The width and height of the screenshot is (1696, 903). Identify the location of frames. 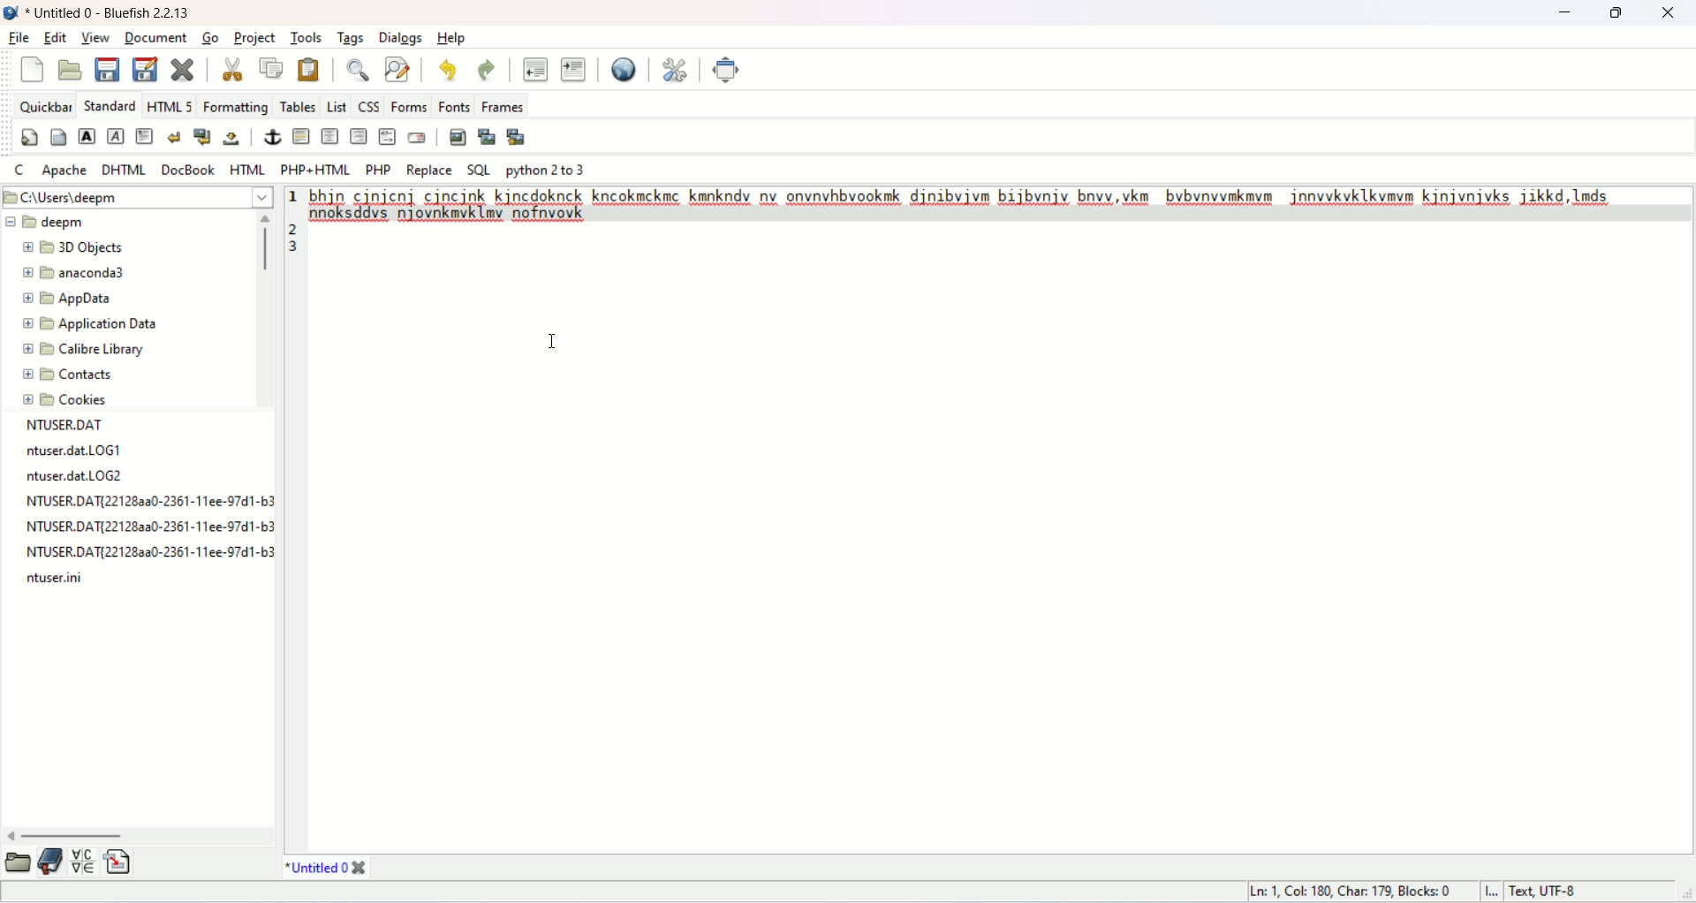
(505, 105).